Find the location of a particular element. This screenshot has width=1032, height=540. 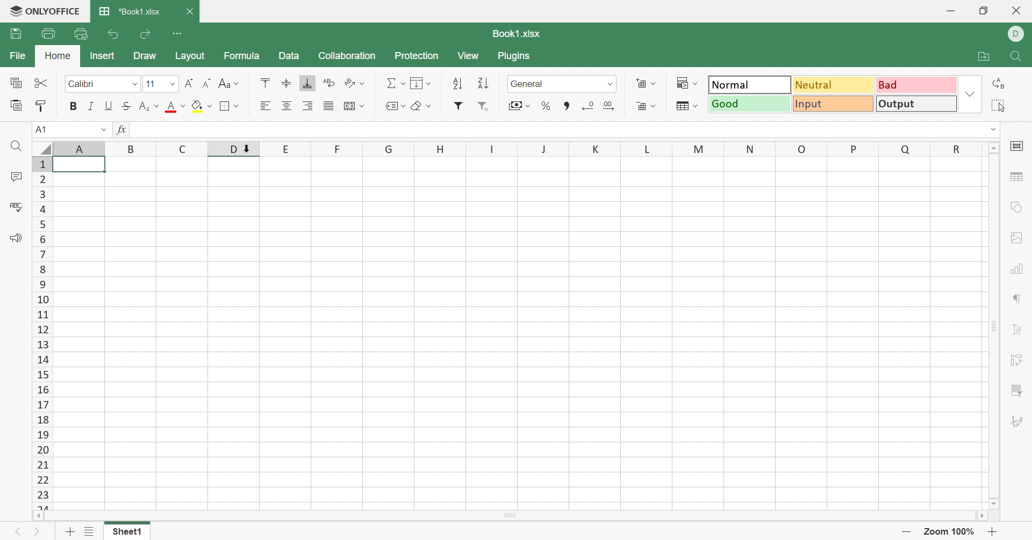

Drop Down is located at coordinates (694, 83).